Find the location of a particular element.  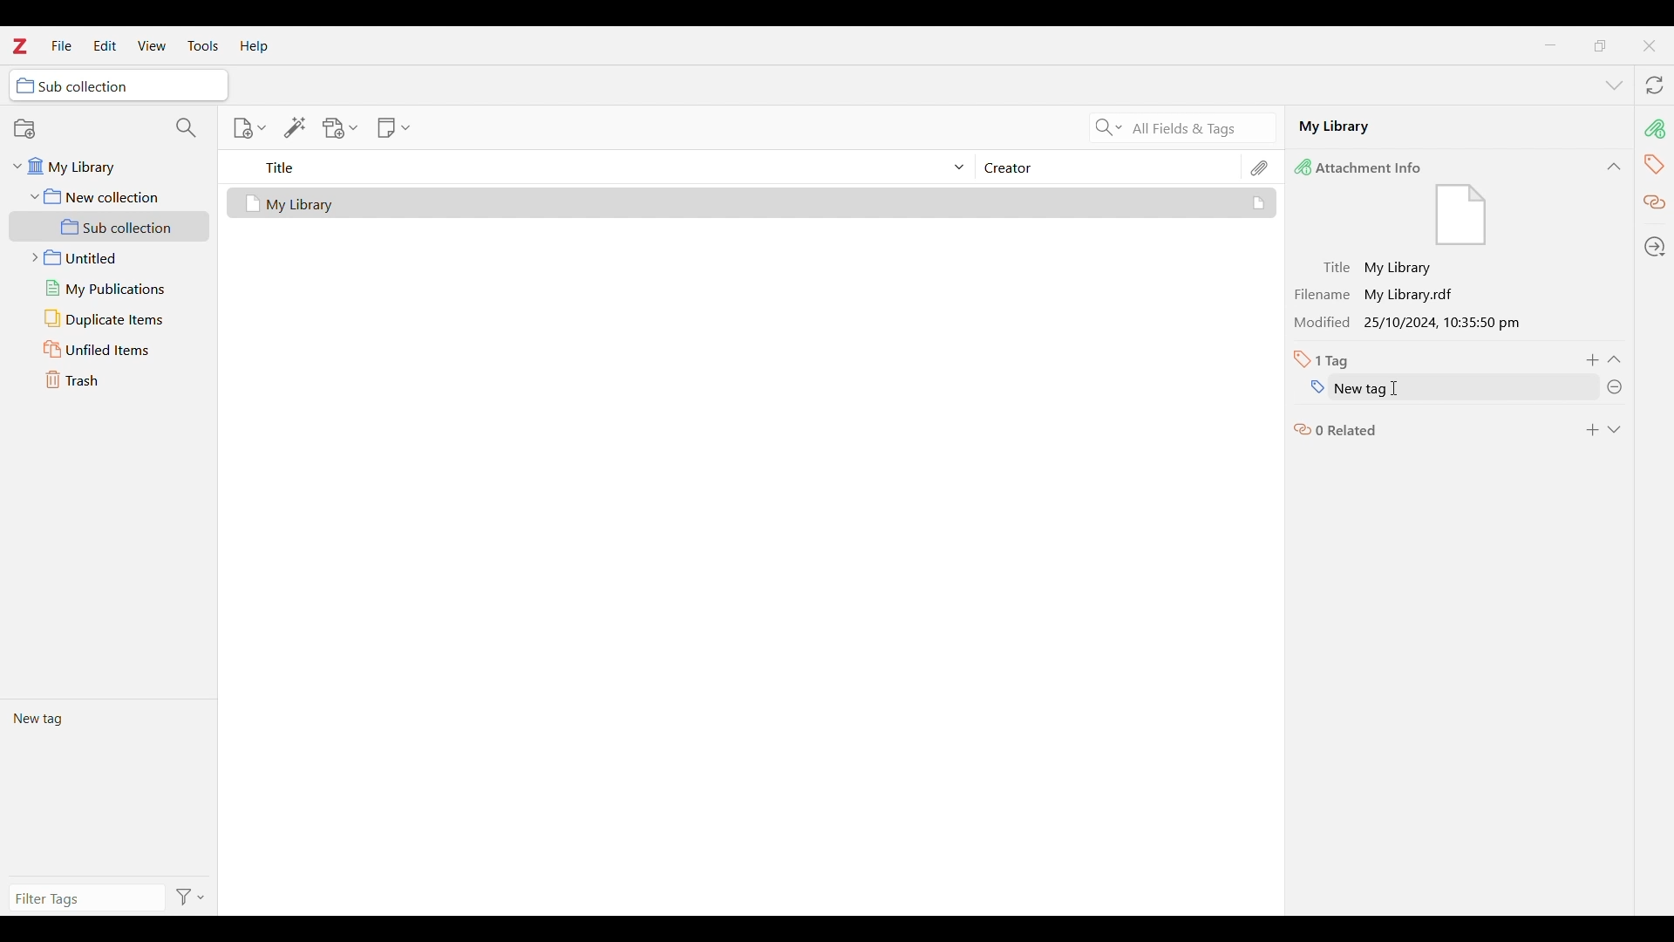

0 related is located at coordinates (1337, 428).